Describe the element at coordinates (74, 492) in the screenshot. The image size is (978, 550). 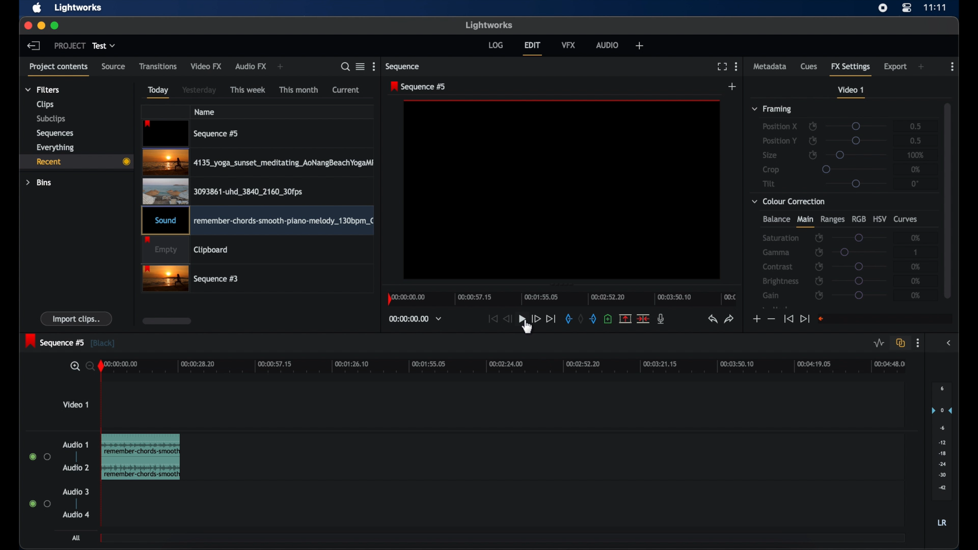
I see `audio 3` at that location.